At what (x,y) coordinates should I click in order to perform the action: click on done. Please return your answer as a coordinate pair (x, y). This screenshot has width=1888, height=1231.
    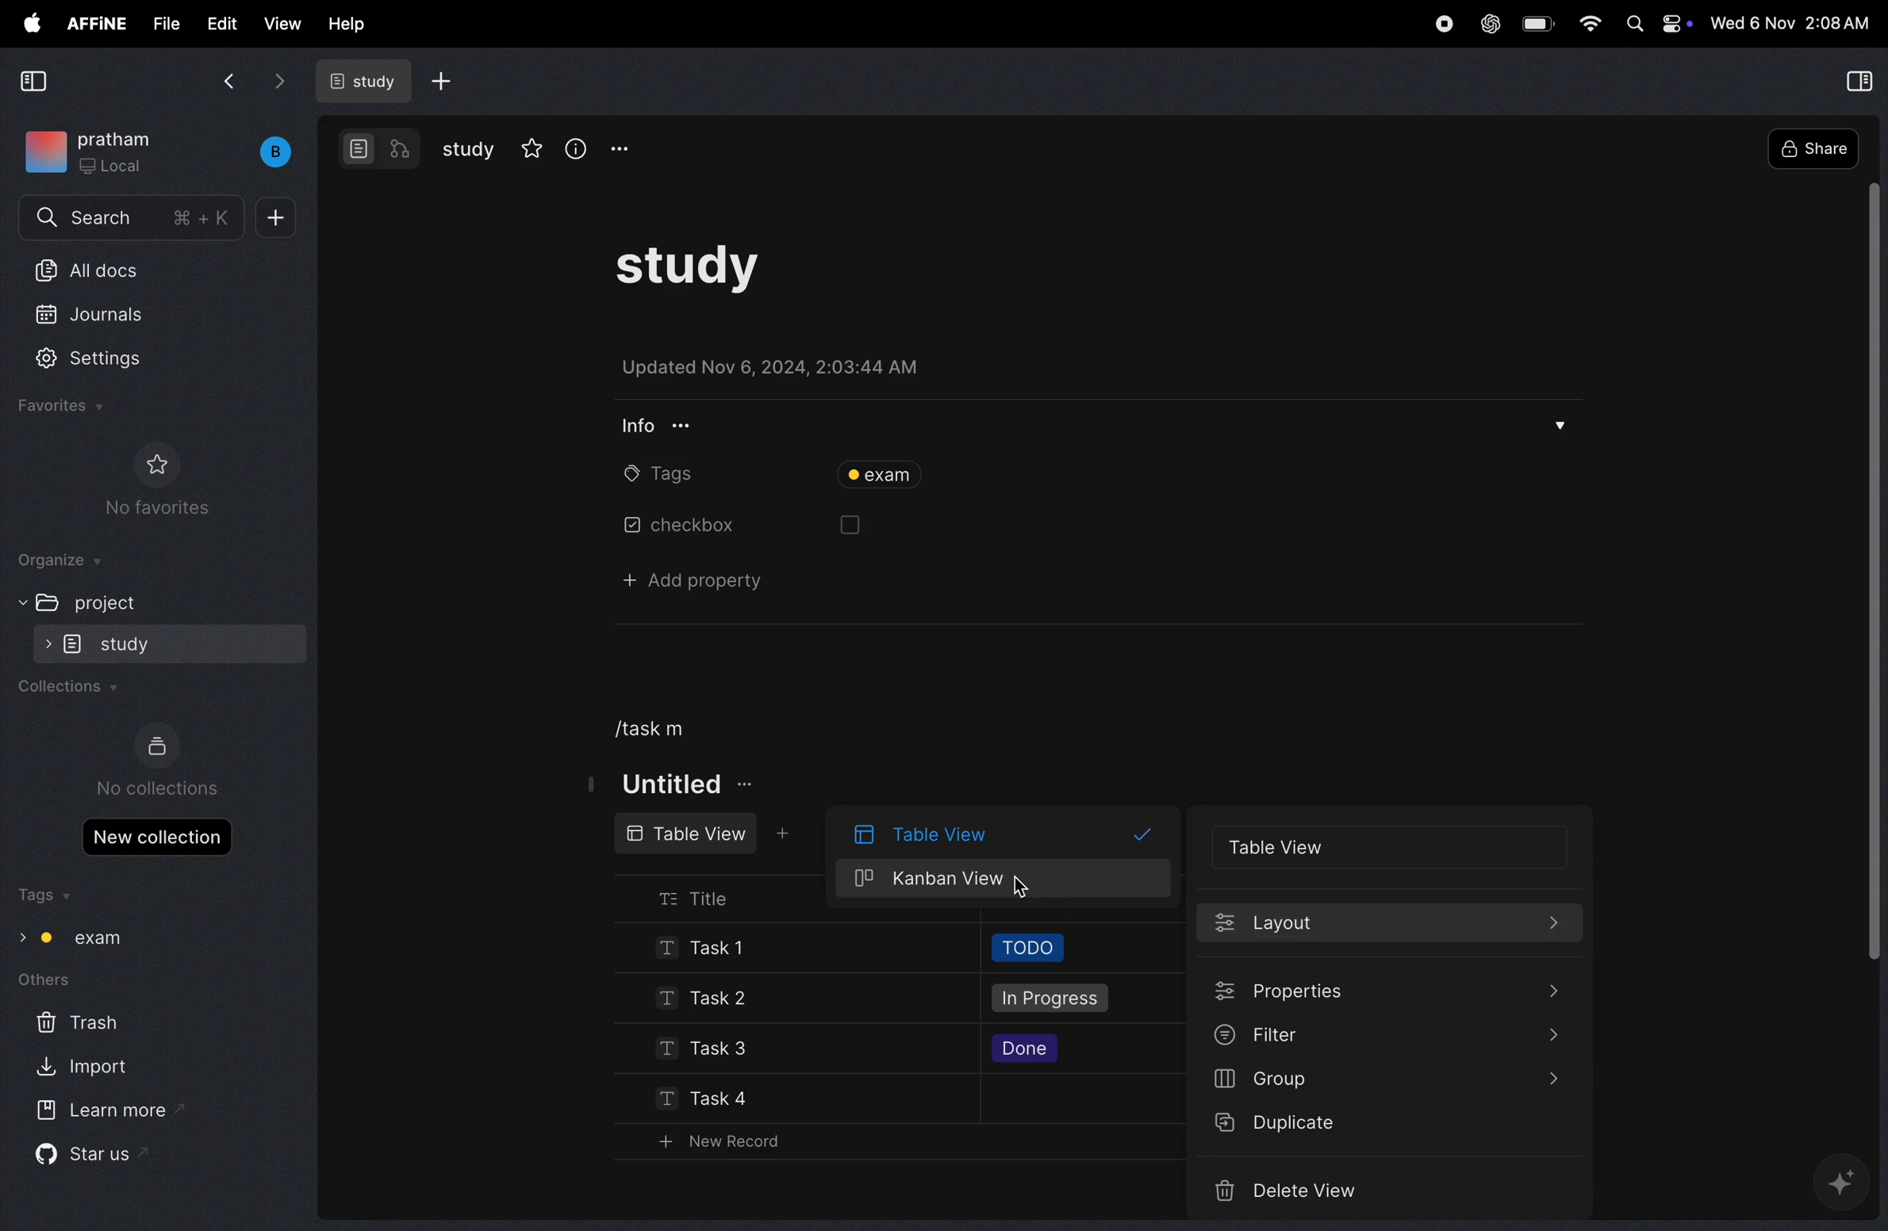
    Looking at the image, I should click on (1027, 1051).